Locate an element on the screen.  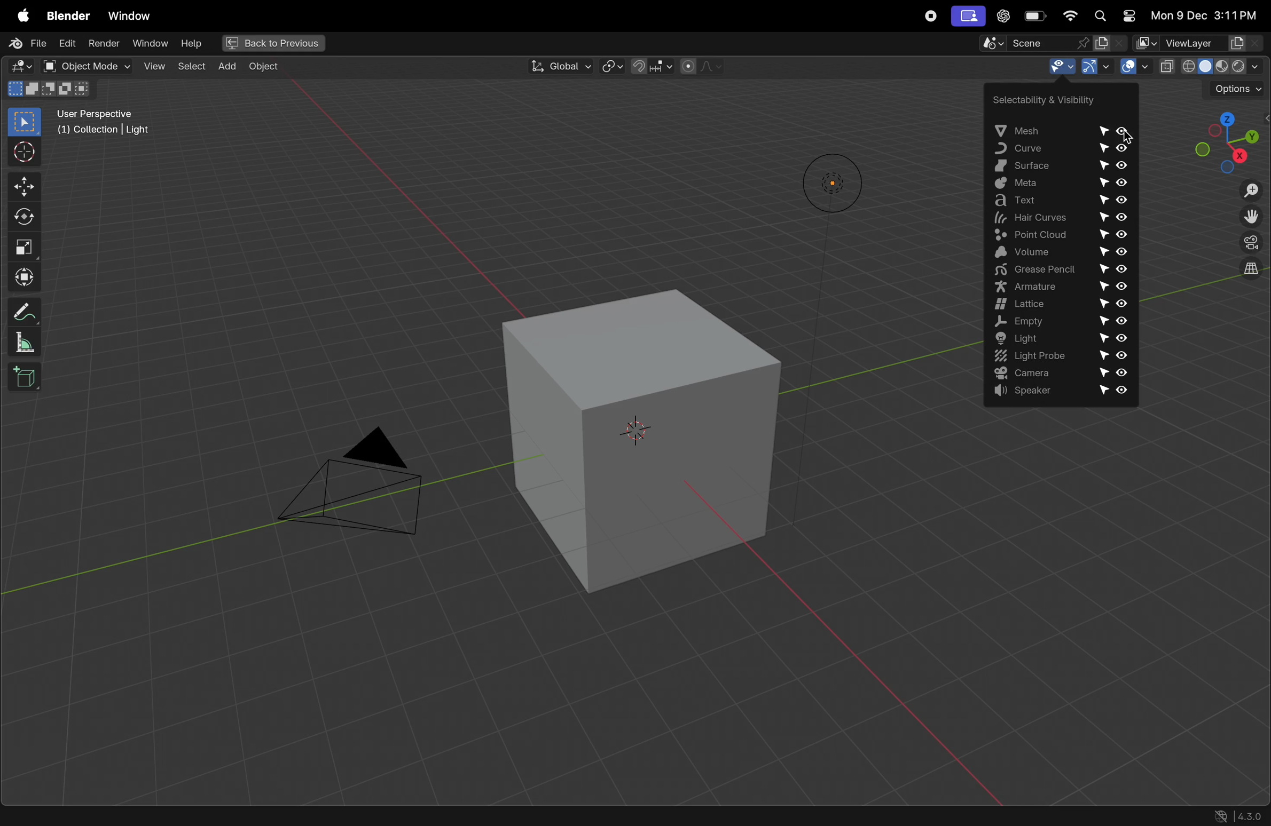
select is located at coordinates (25, 122).